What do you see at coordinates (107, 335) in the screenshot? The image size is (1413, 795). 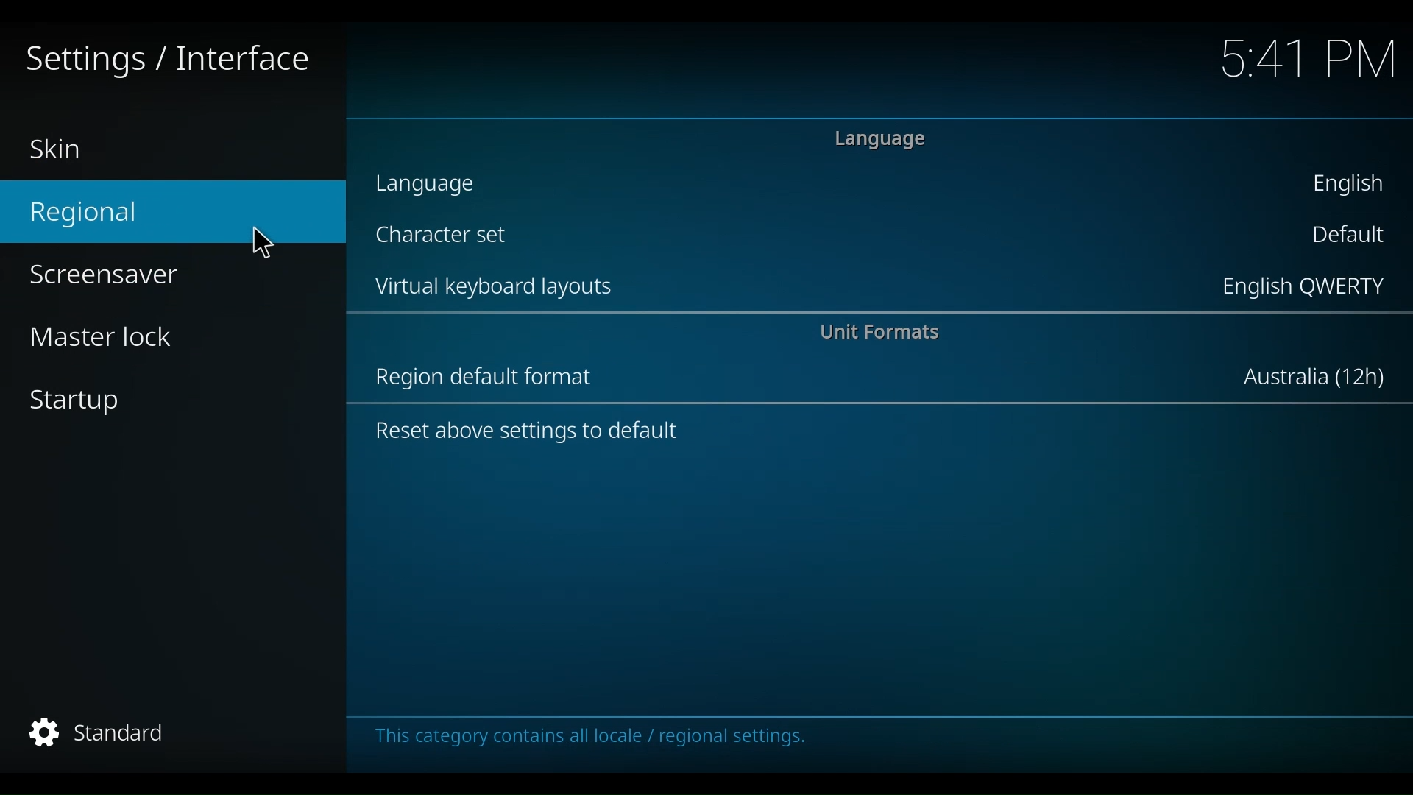 I see `Master Lock` at bounding box center [107, 335].